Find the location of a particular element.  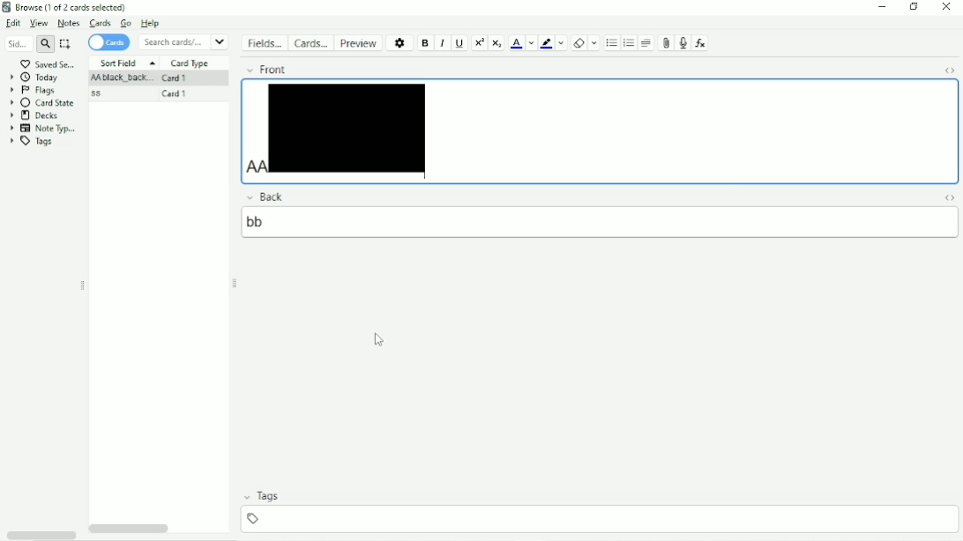

Notes is located at coordinates (69, 24).